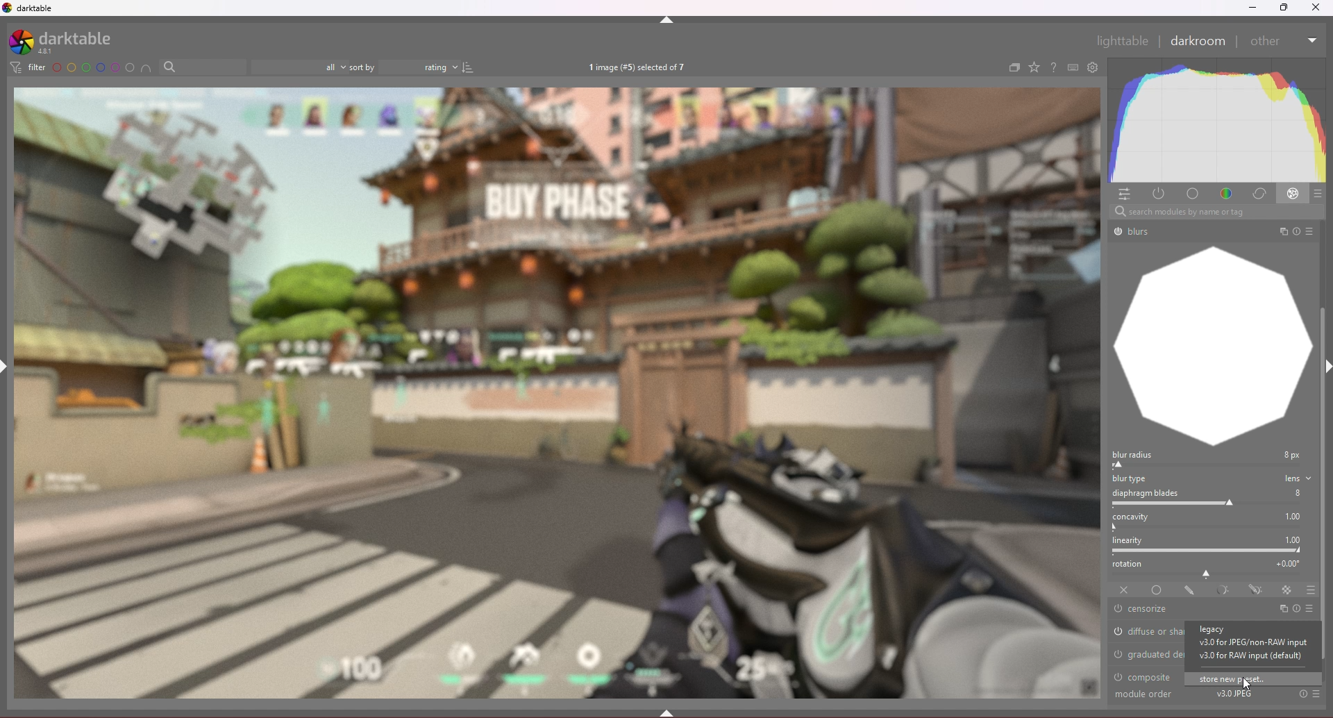 This screenshot has width=1333, height=718. I want to click on linearity, so click(1212, 545).